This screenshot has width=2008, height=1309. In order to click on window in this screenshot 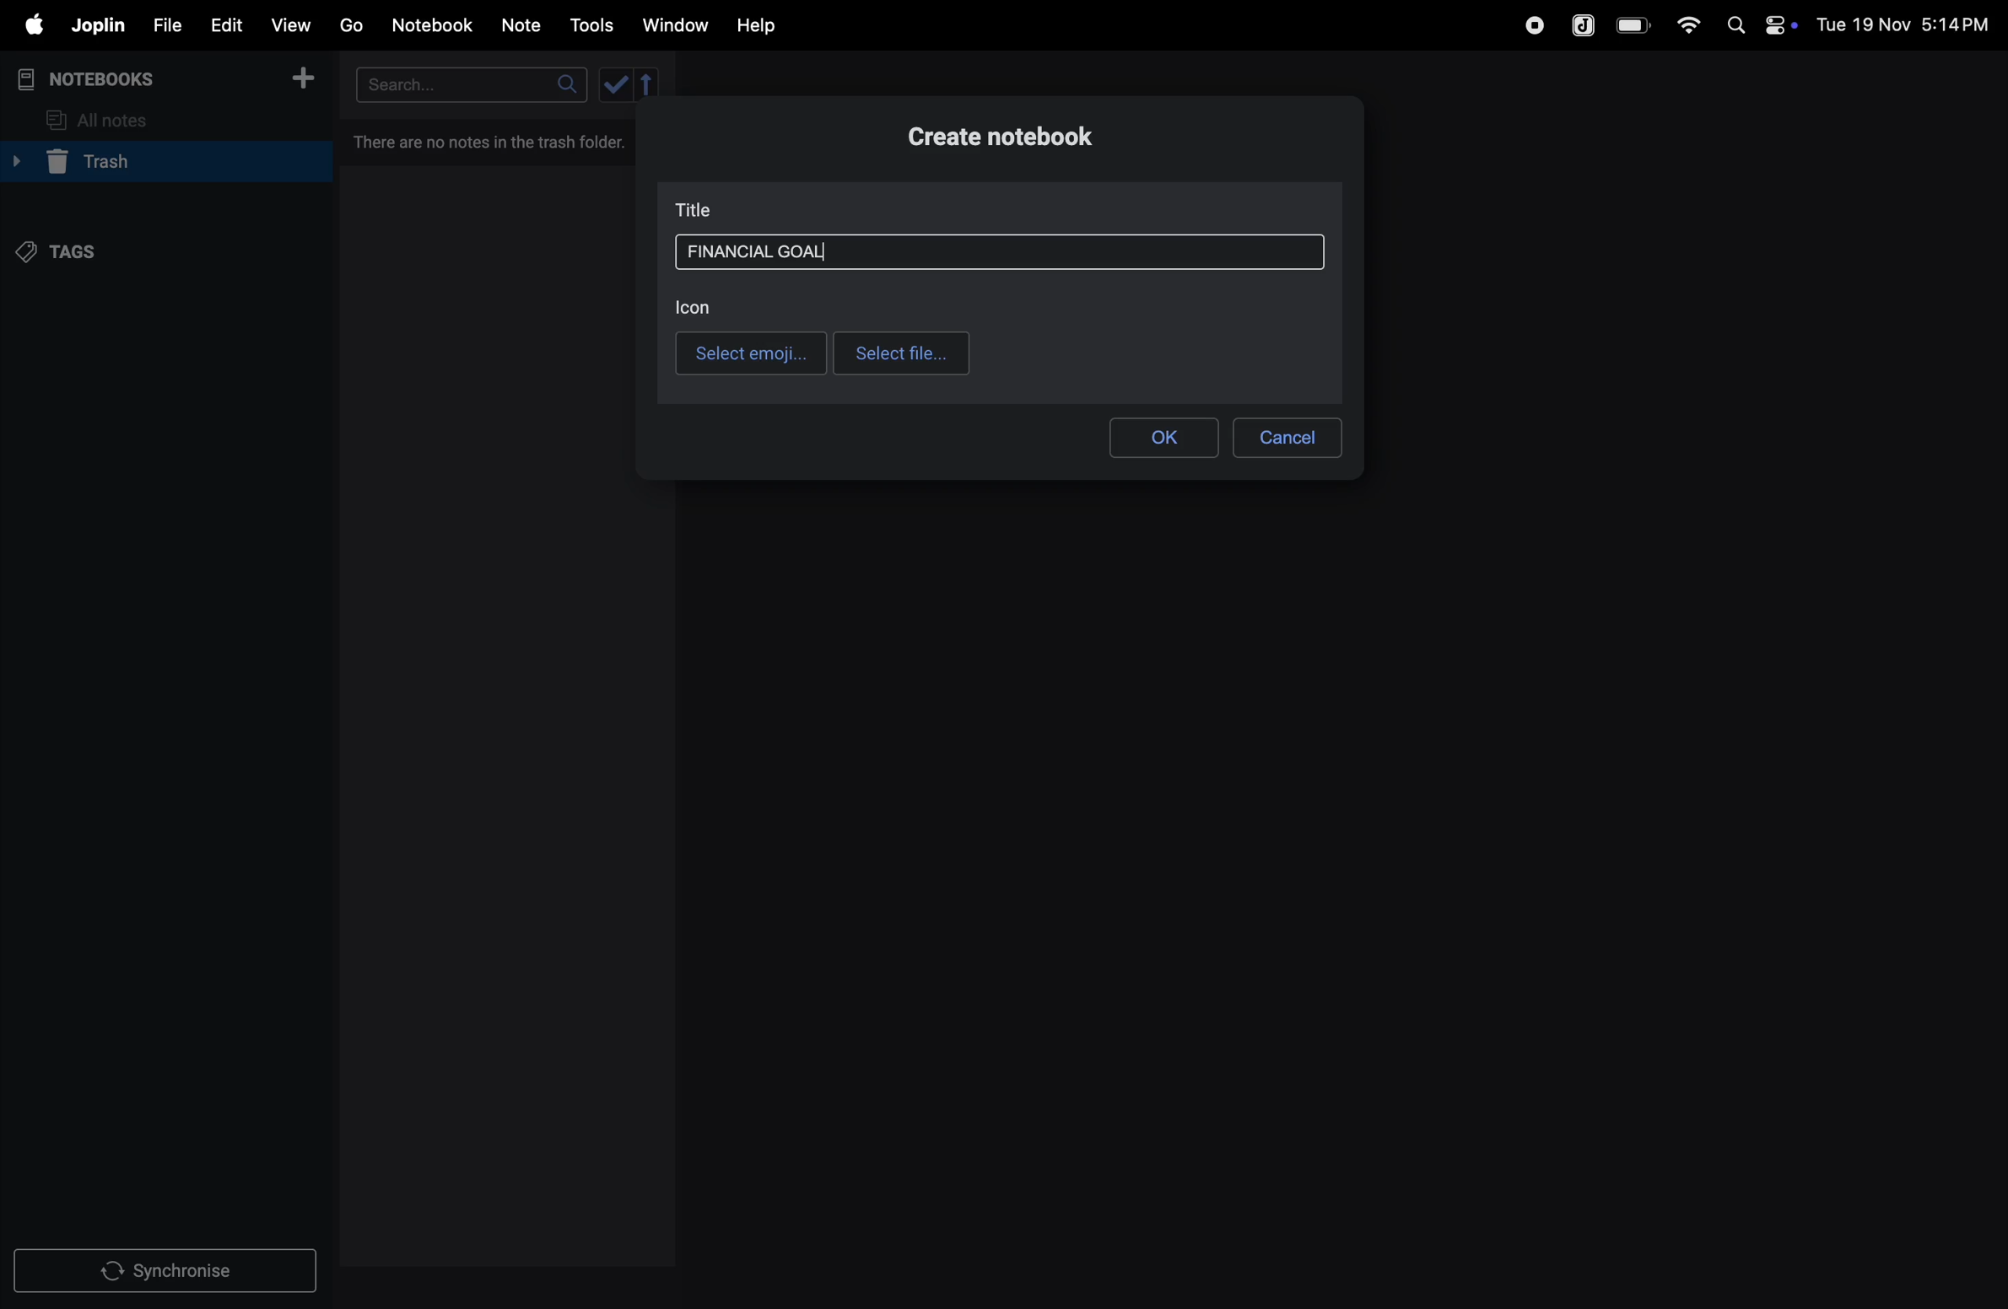, I will do `click(673, 26)`.